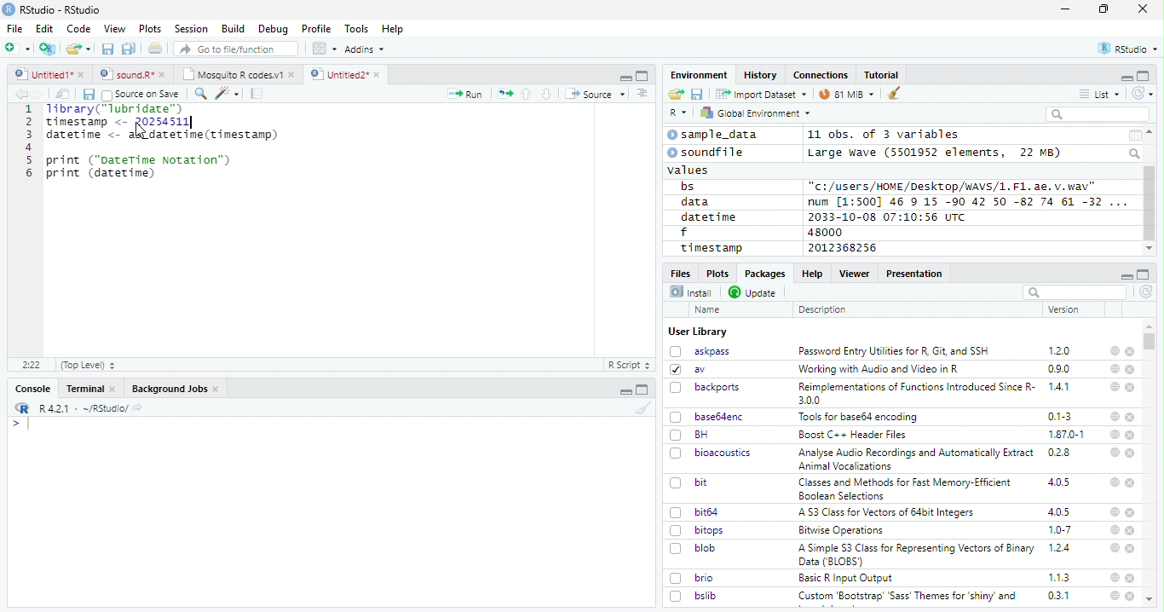 The width and height of the screenshot is (1164, 612). I want to click on Save the current document, so click(108, 49).